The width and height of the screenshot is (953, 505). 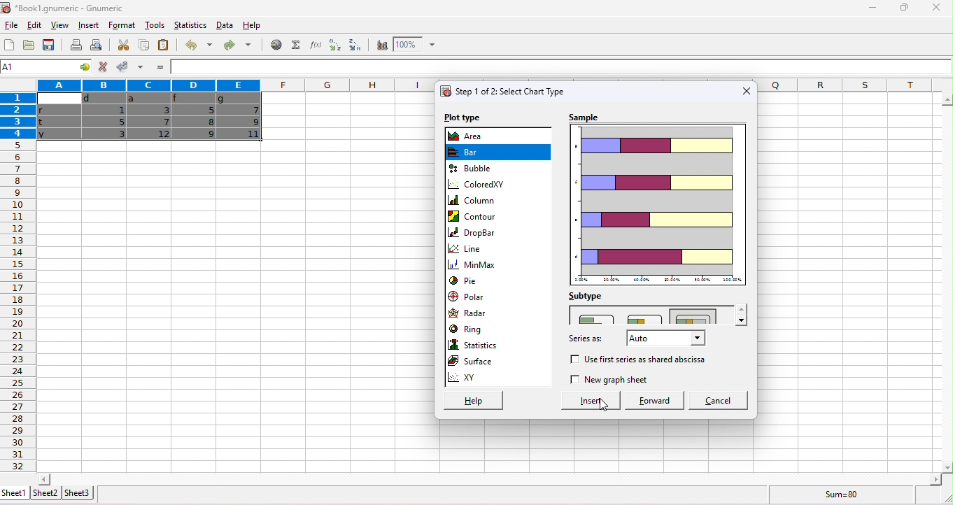 I want to click on cut, so click(x=125, y=45).